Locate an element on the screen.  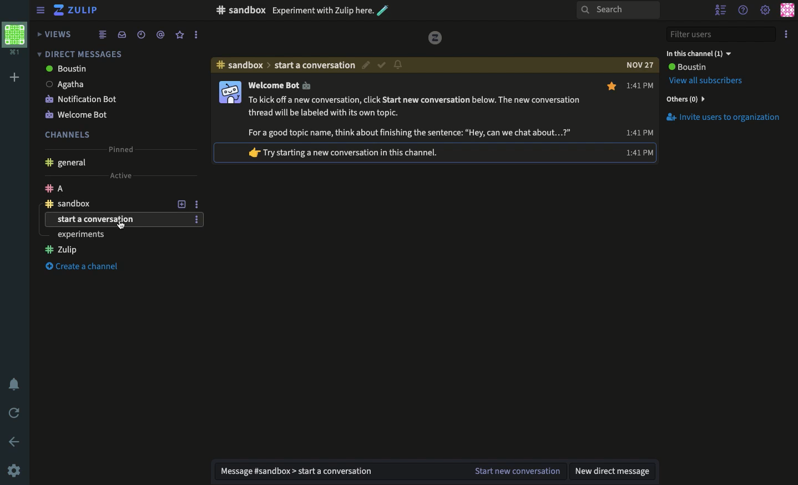
Hide users list is located at coordinates (722, 11).